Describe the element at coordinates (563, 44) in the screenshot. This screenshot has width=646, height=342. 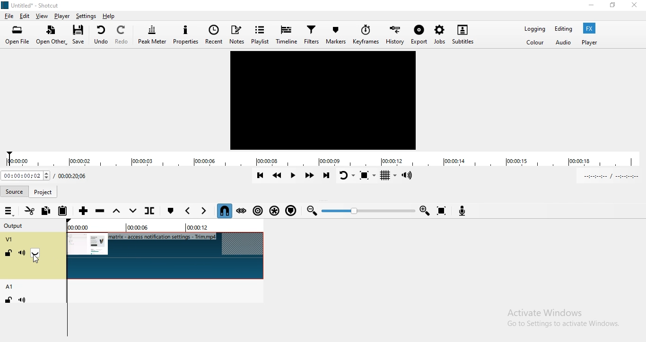
I see `Audio` at that location.